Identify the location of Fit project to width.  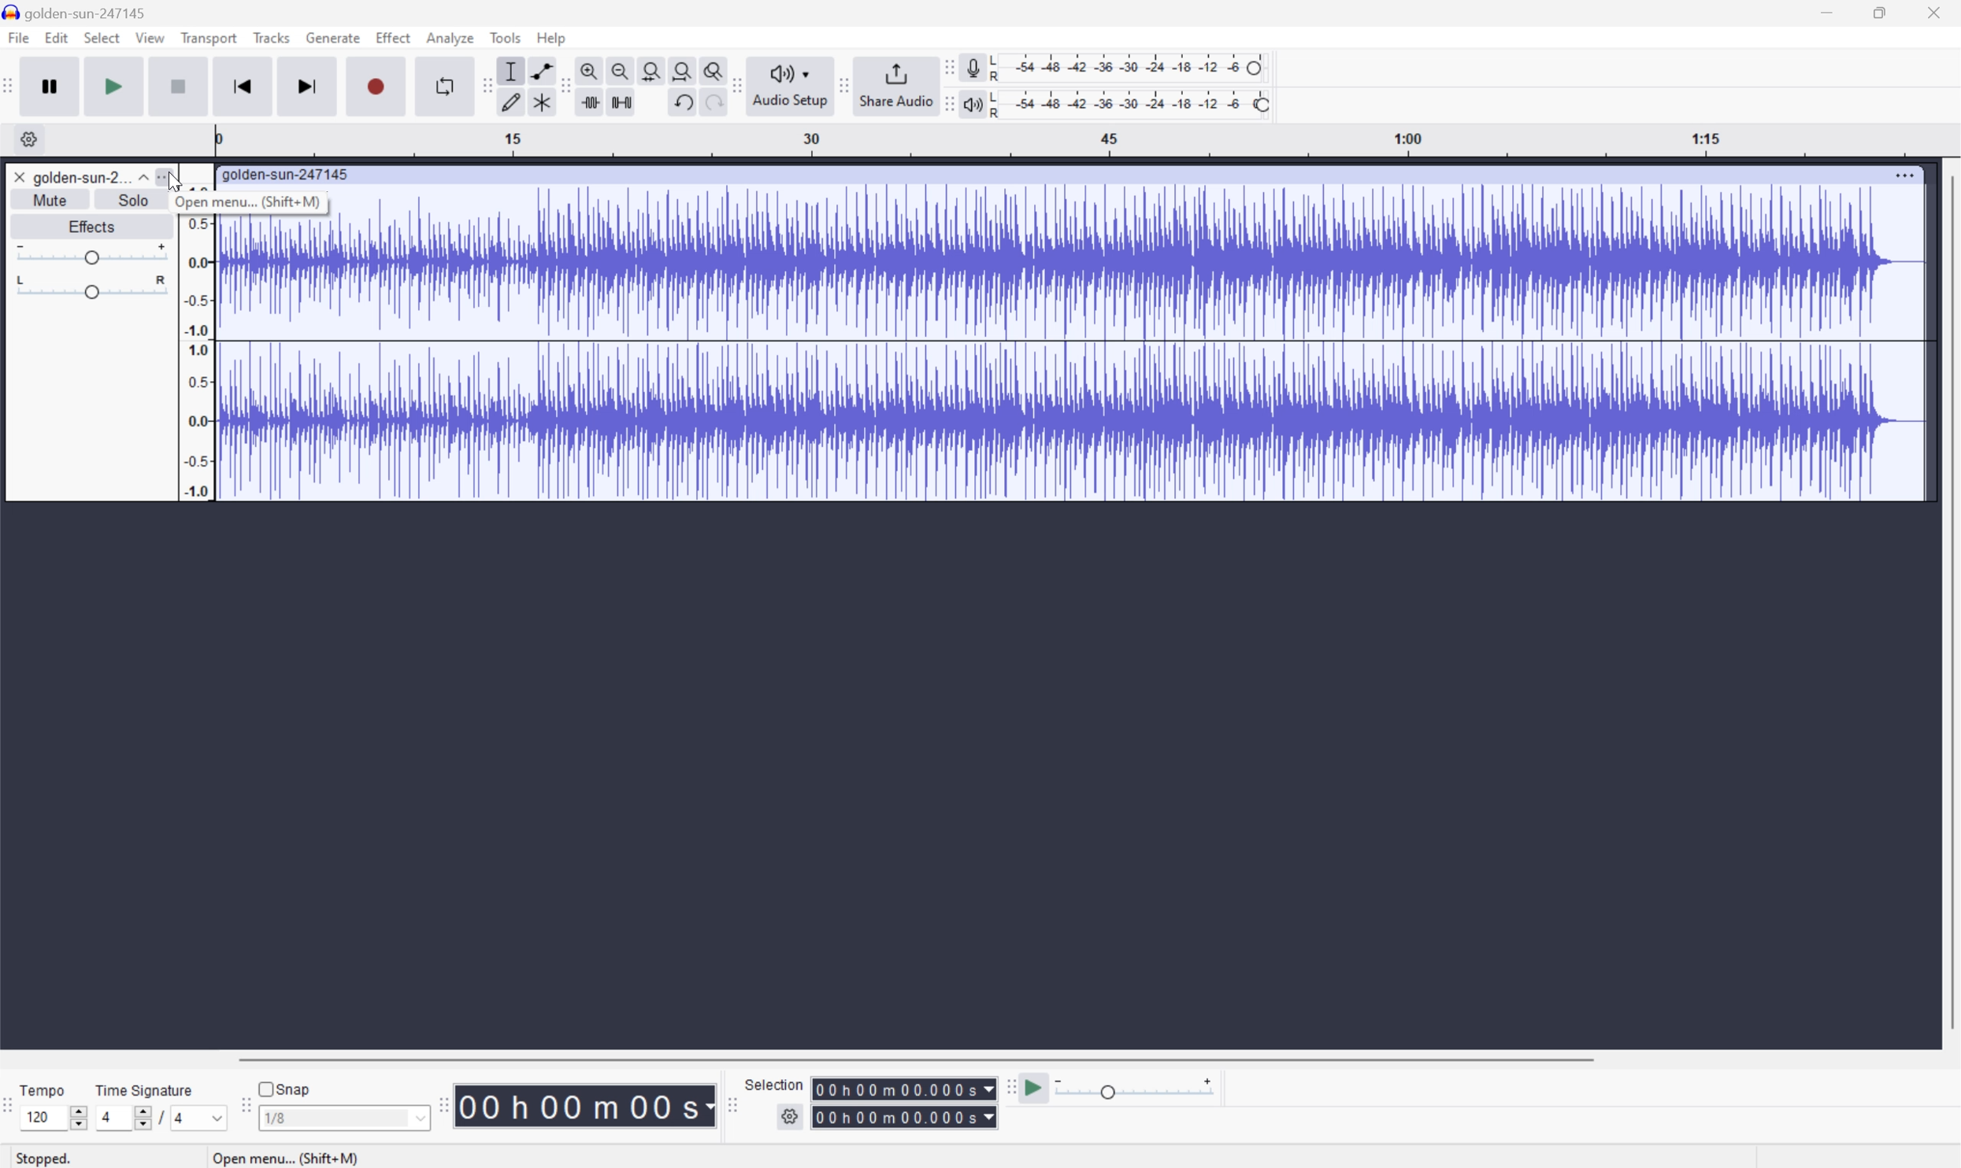
(679, 68).